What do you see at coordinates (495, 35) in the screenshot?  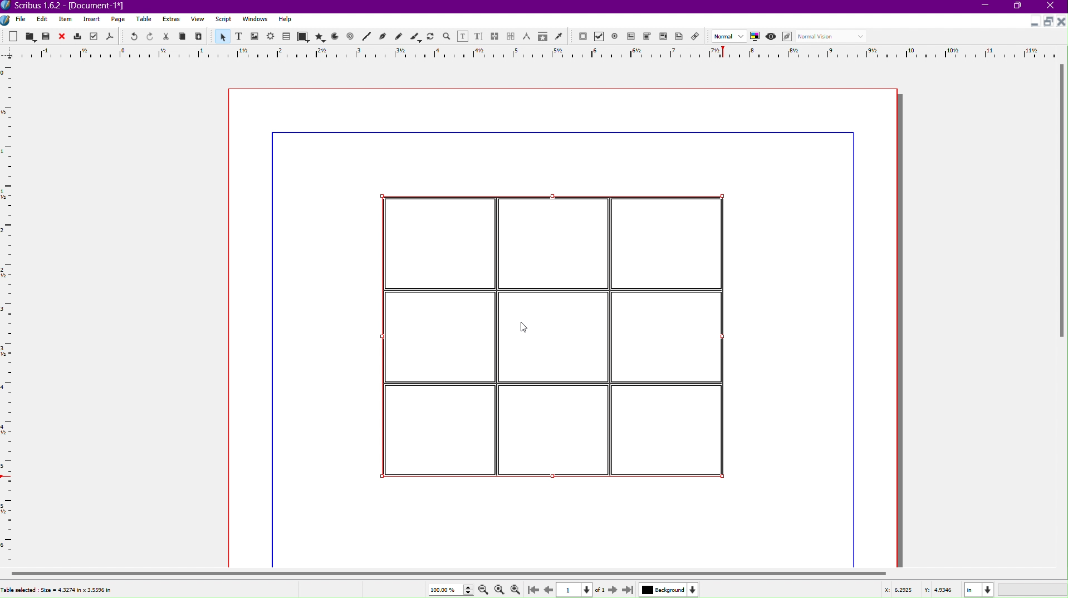 I see `Link Text Frames` at bounding box center [495, 35].